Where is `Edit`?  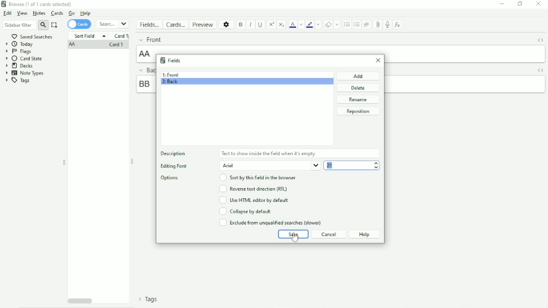 Edit is located at coordinates (8, 13).